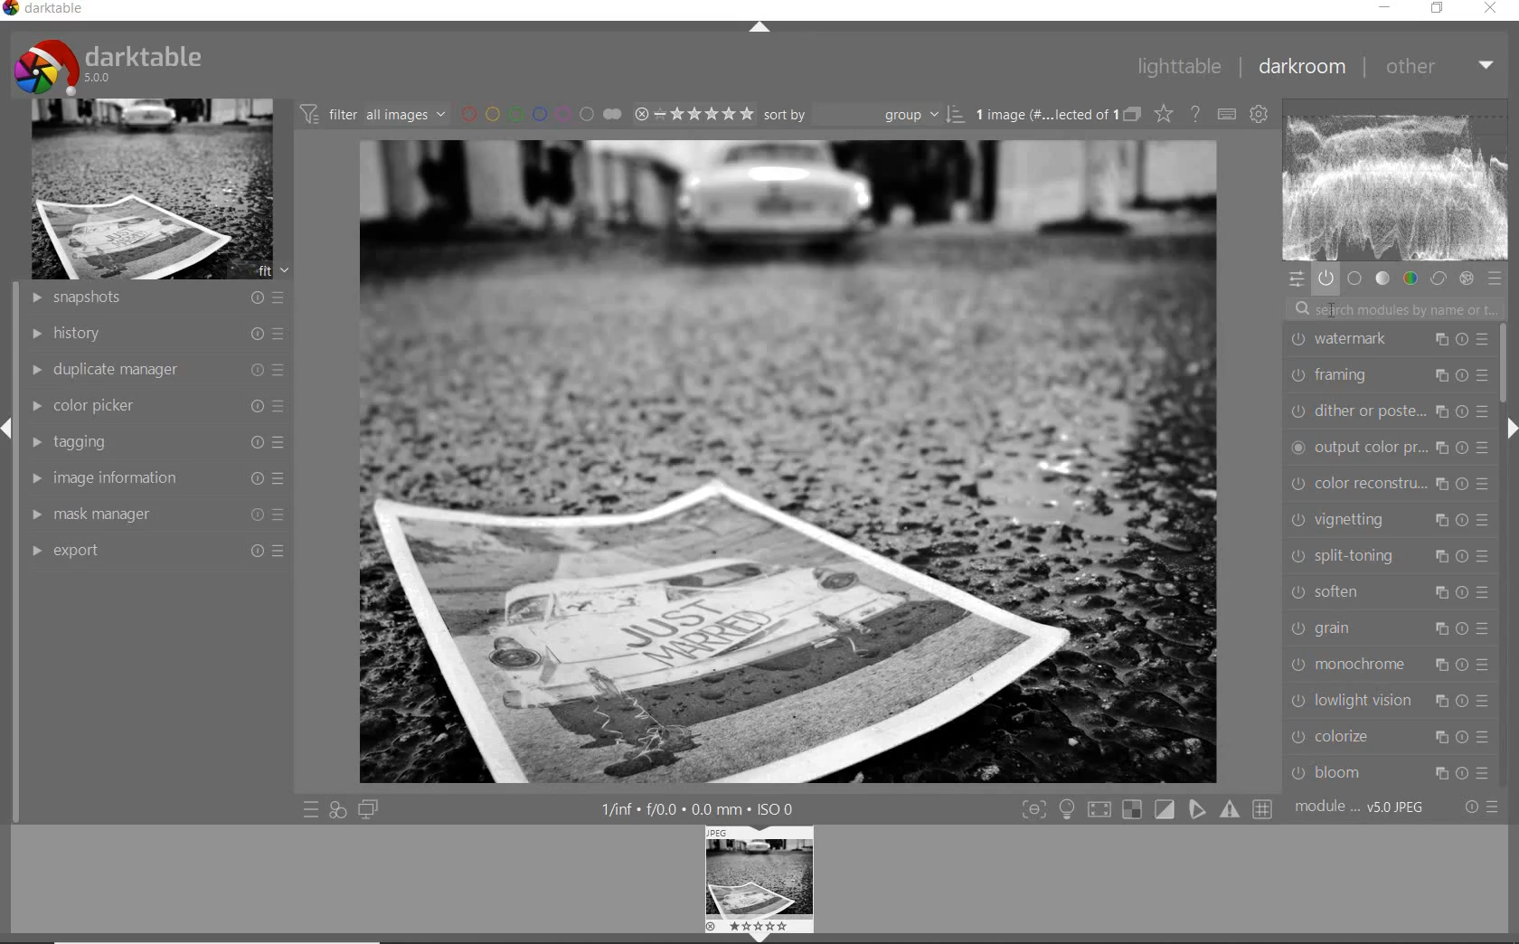 The image size is (1519, 944). What do you see at coordinates (1385, 6) in the screenshot?
I see `minimize` at bounding box center [1385, 6].